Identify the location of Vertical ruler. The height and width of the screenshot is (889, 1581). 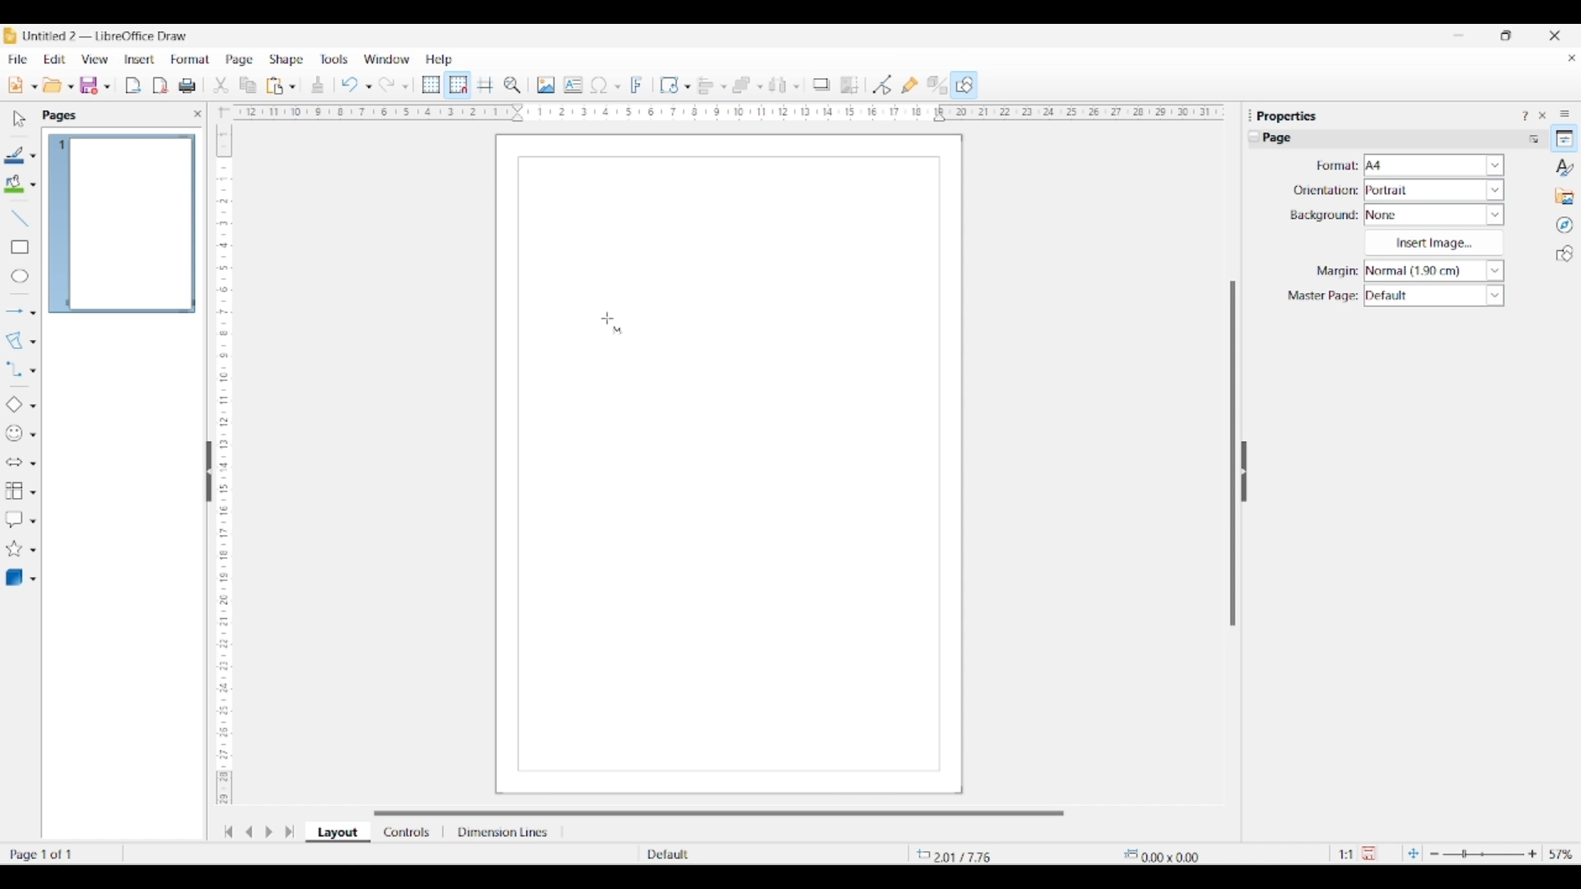
(222, 457).